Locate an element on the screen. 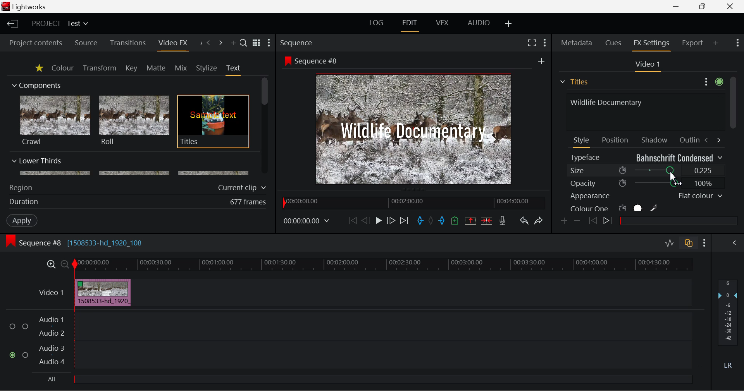 This screenshot has width=744, height=391. Stylize is located at coordinates (207, 68).